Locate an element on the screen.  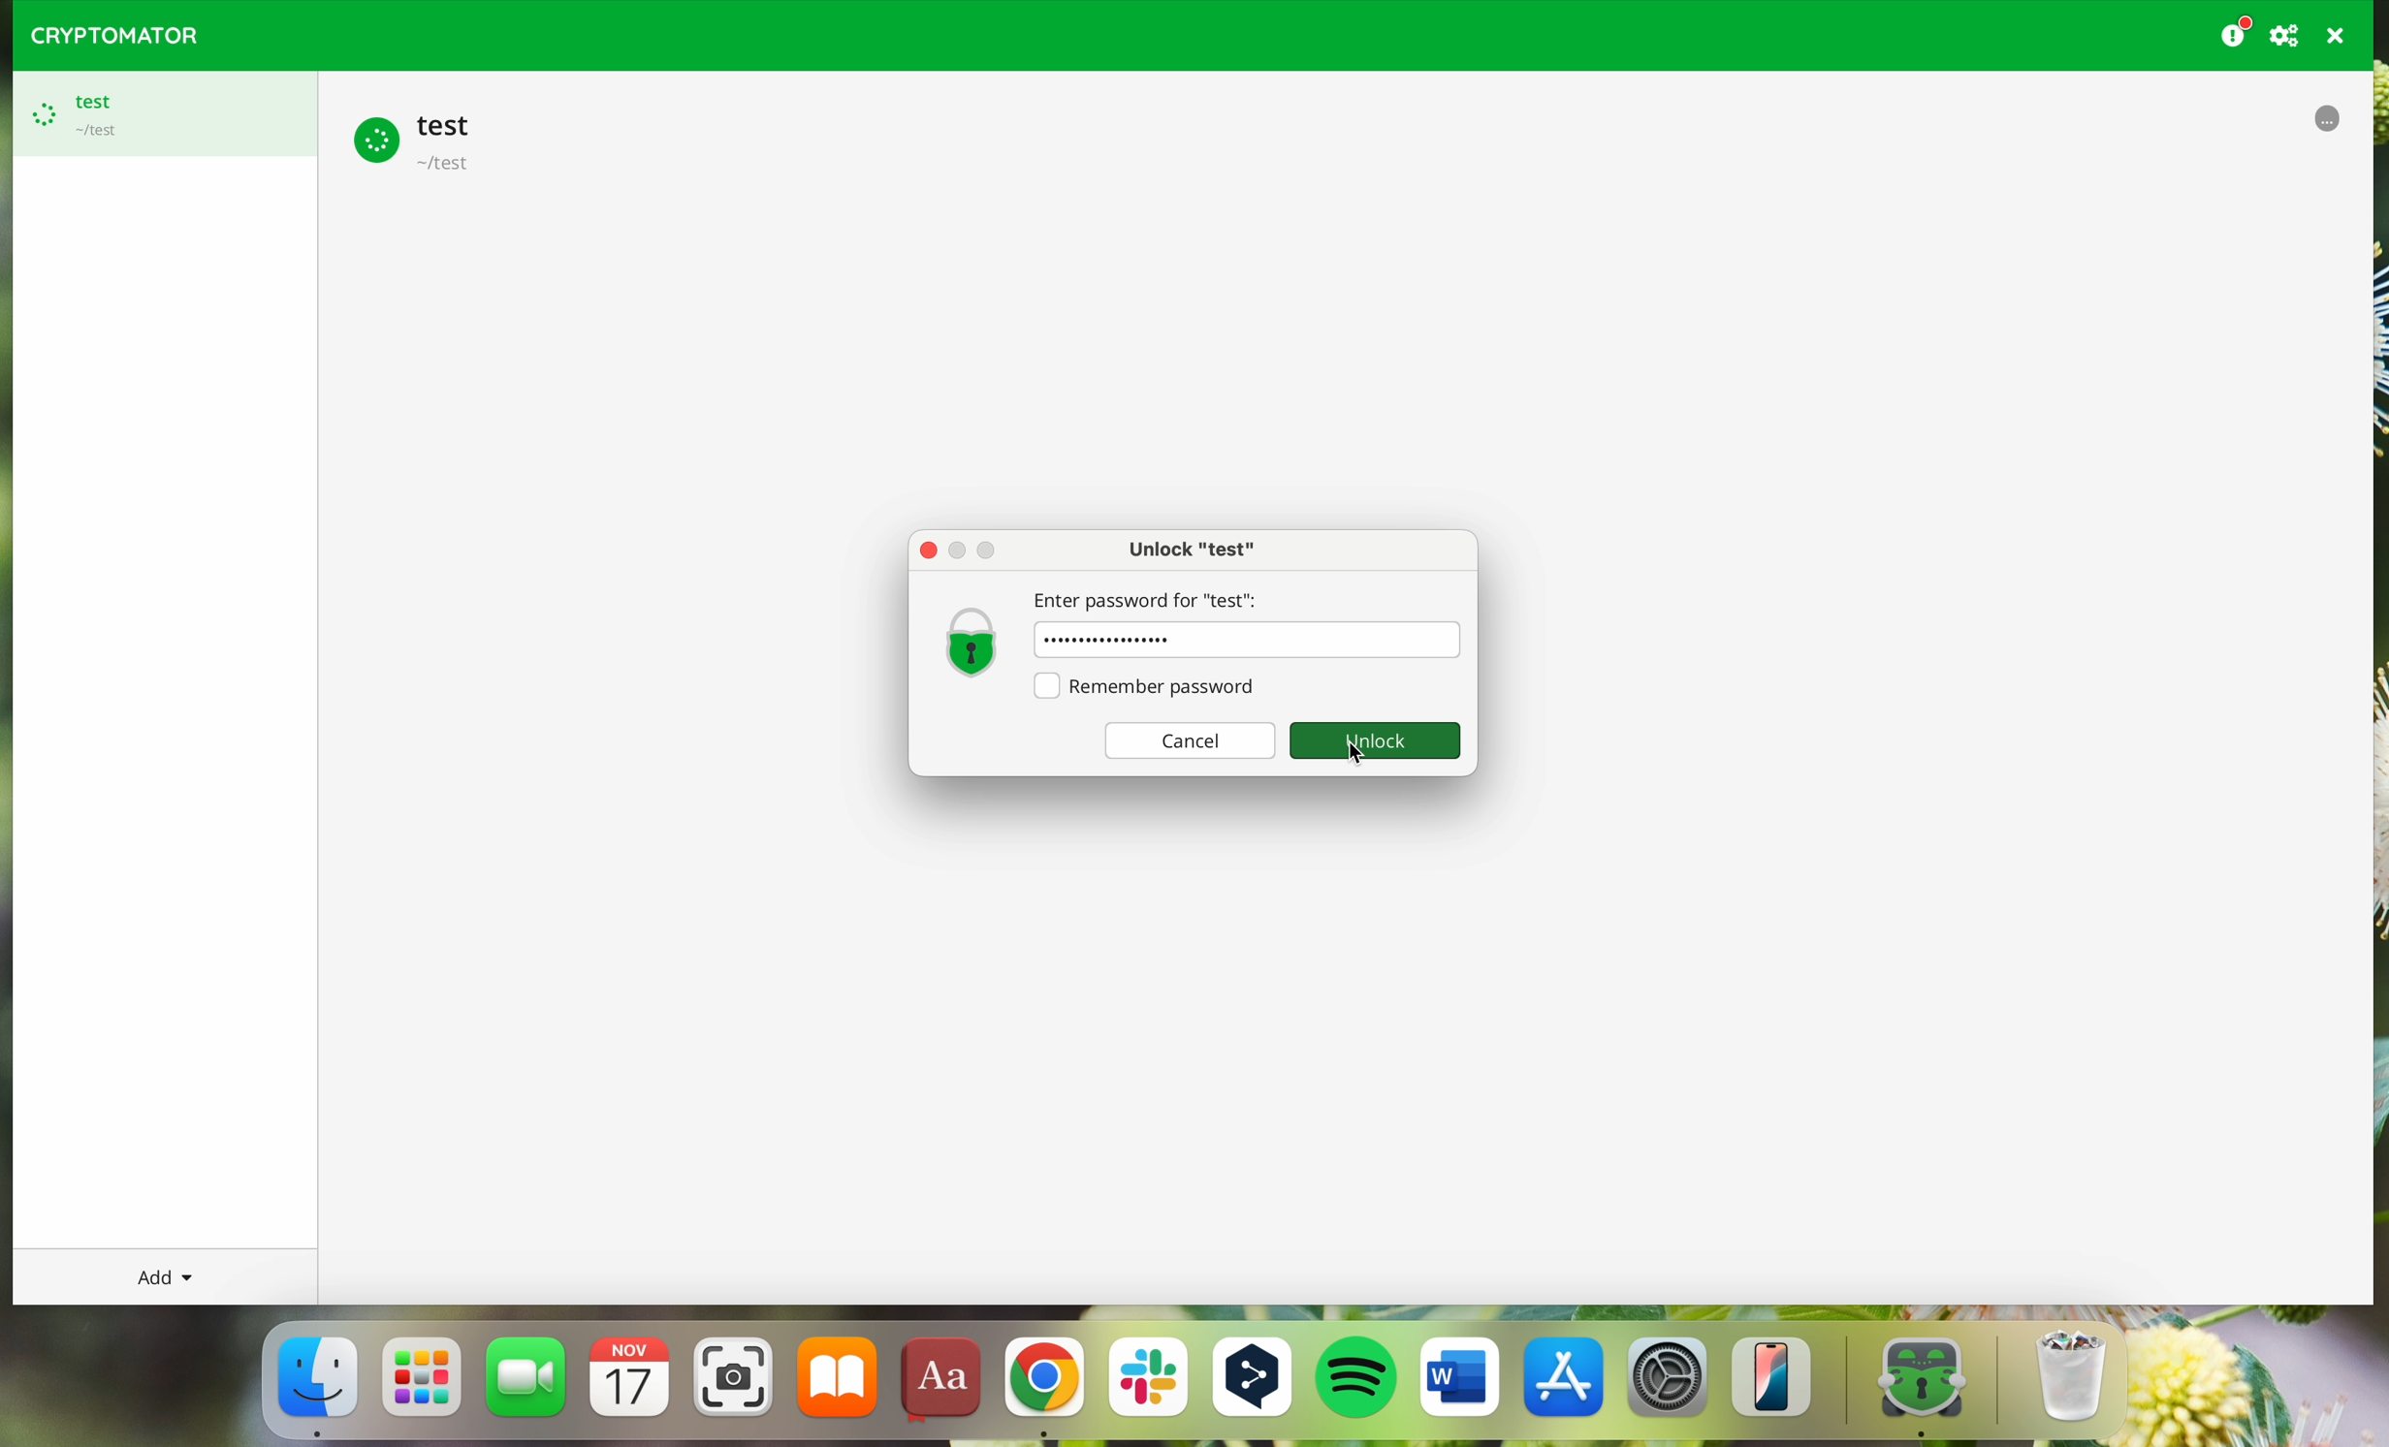
cursor is located at coordinates (1327, 299).